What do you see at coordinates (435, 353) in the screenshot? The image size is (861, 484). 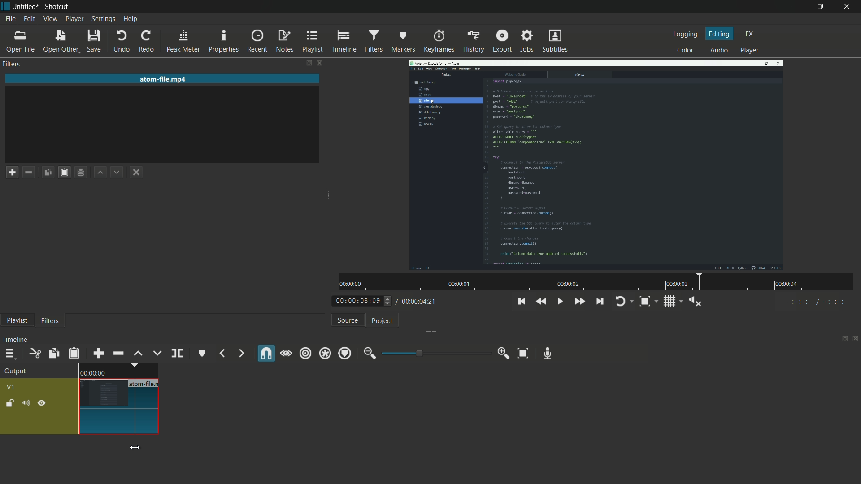 I see `adjustment bar` at bounding box center [435, 353].